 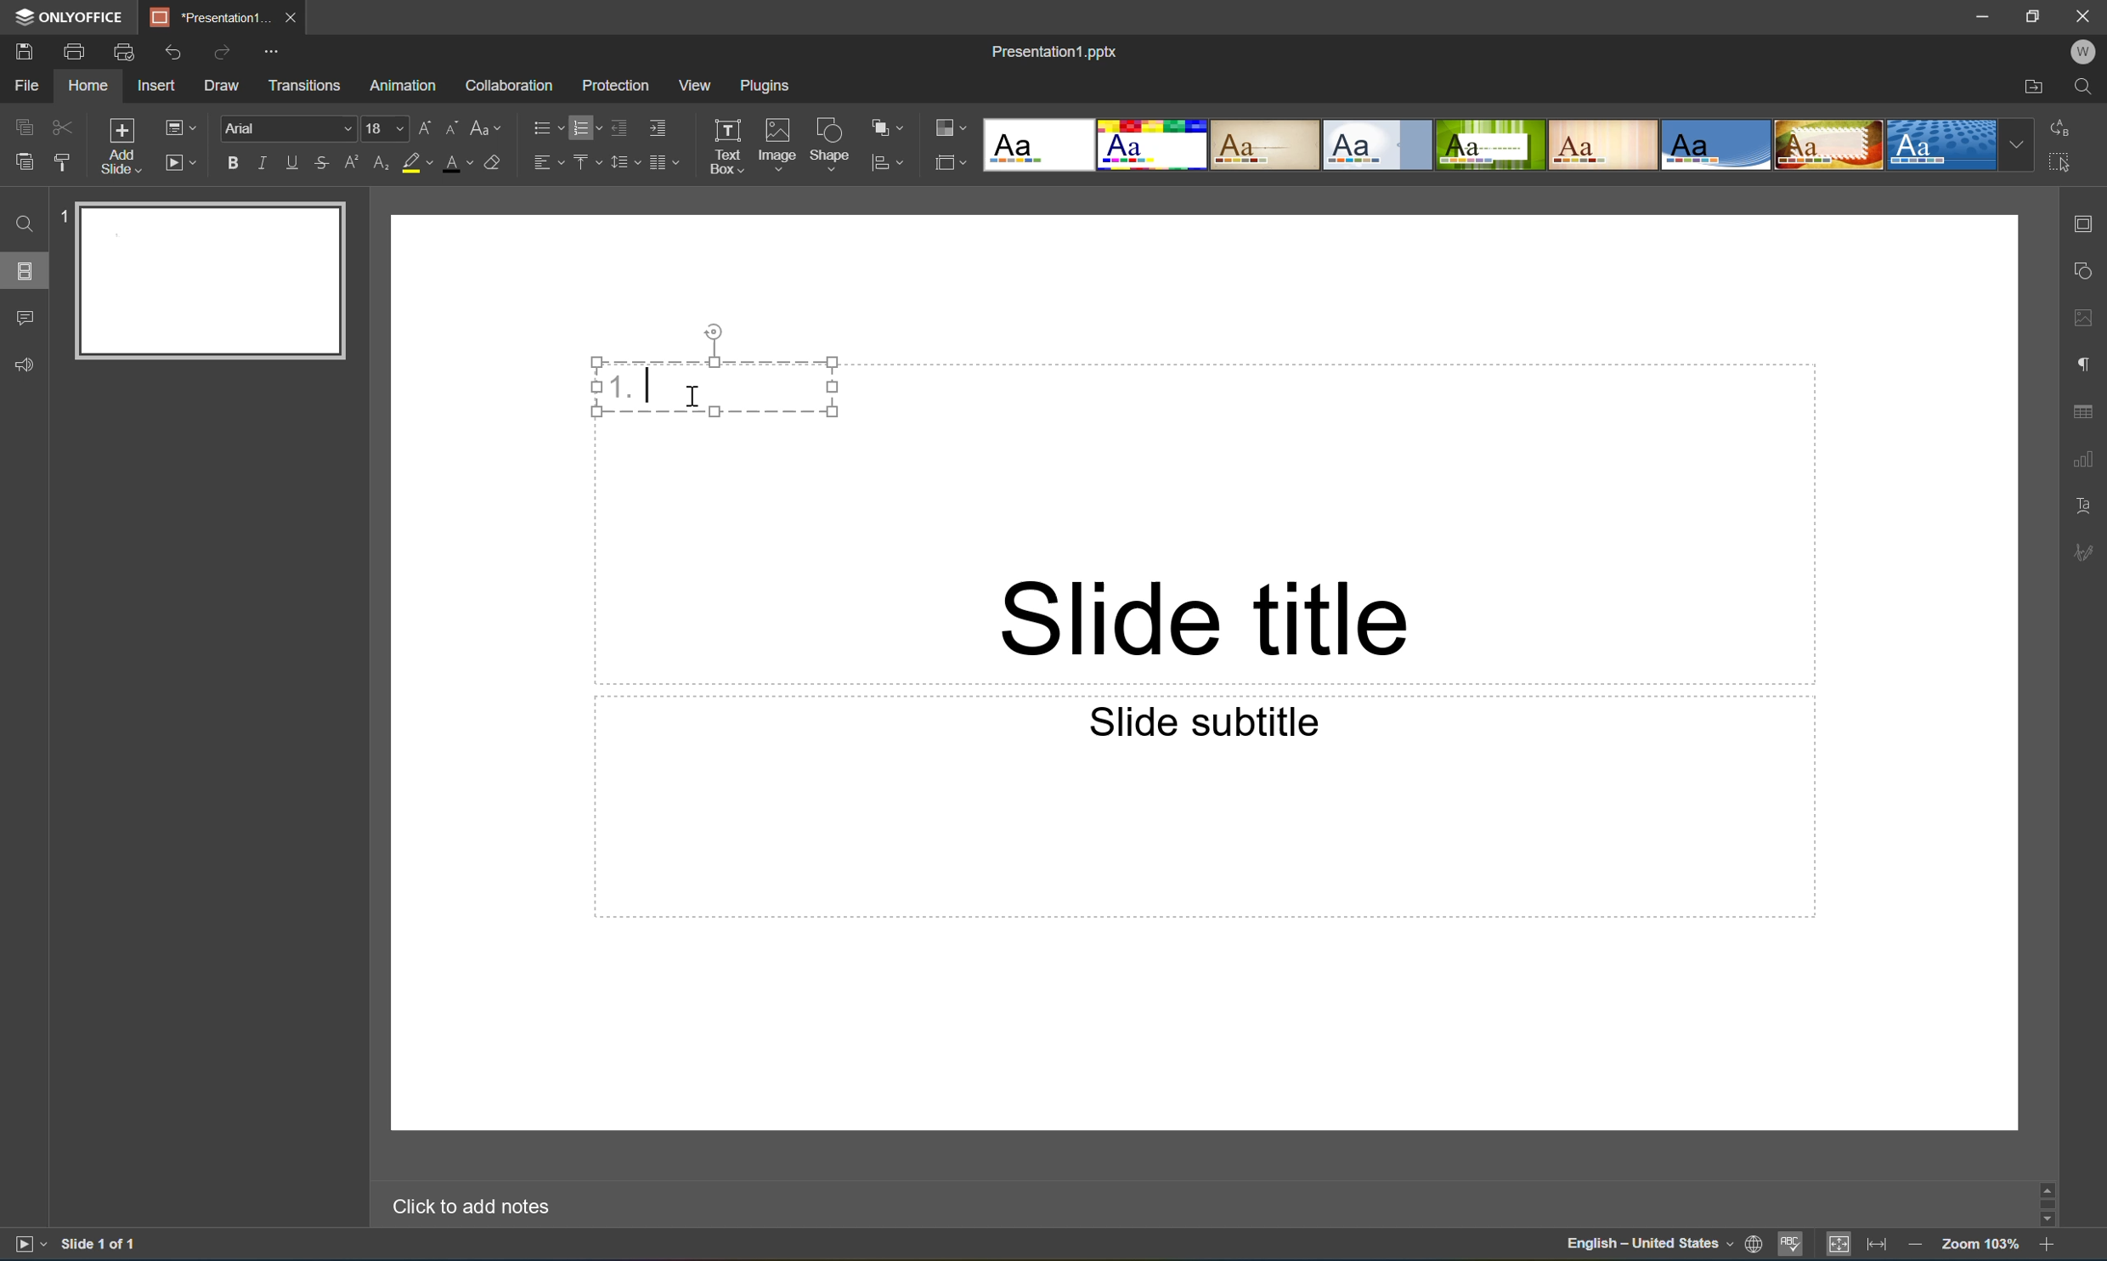 I want to click on Collaboration, so click(x=512, y=87).